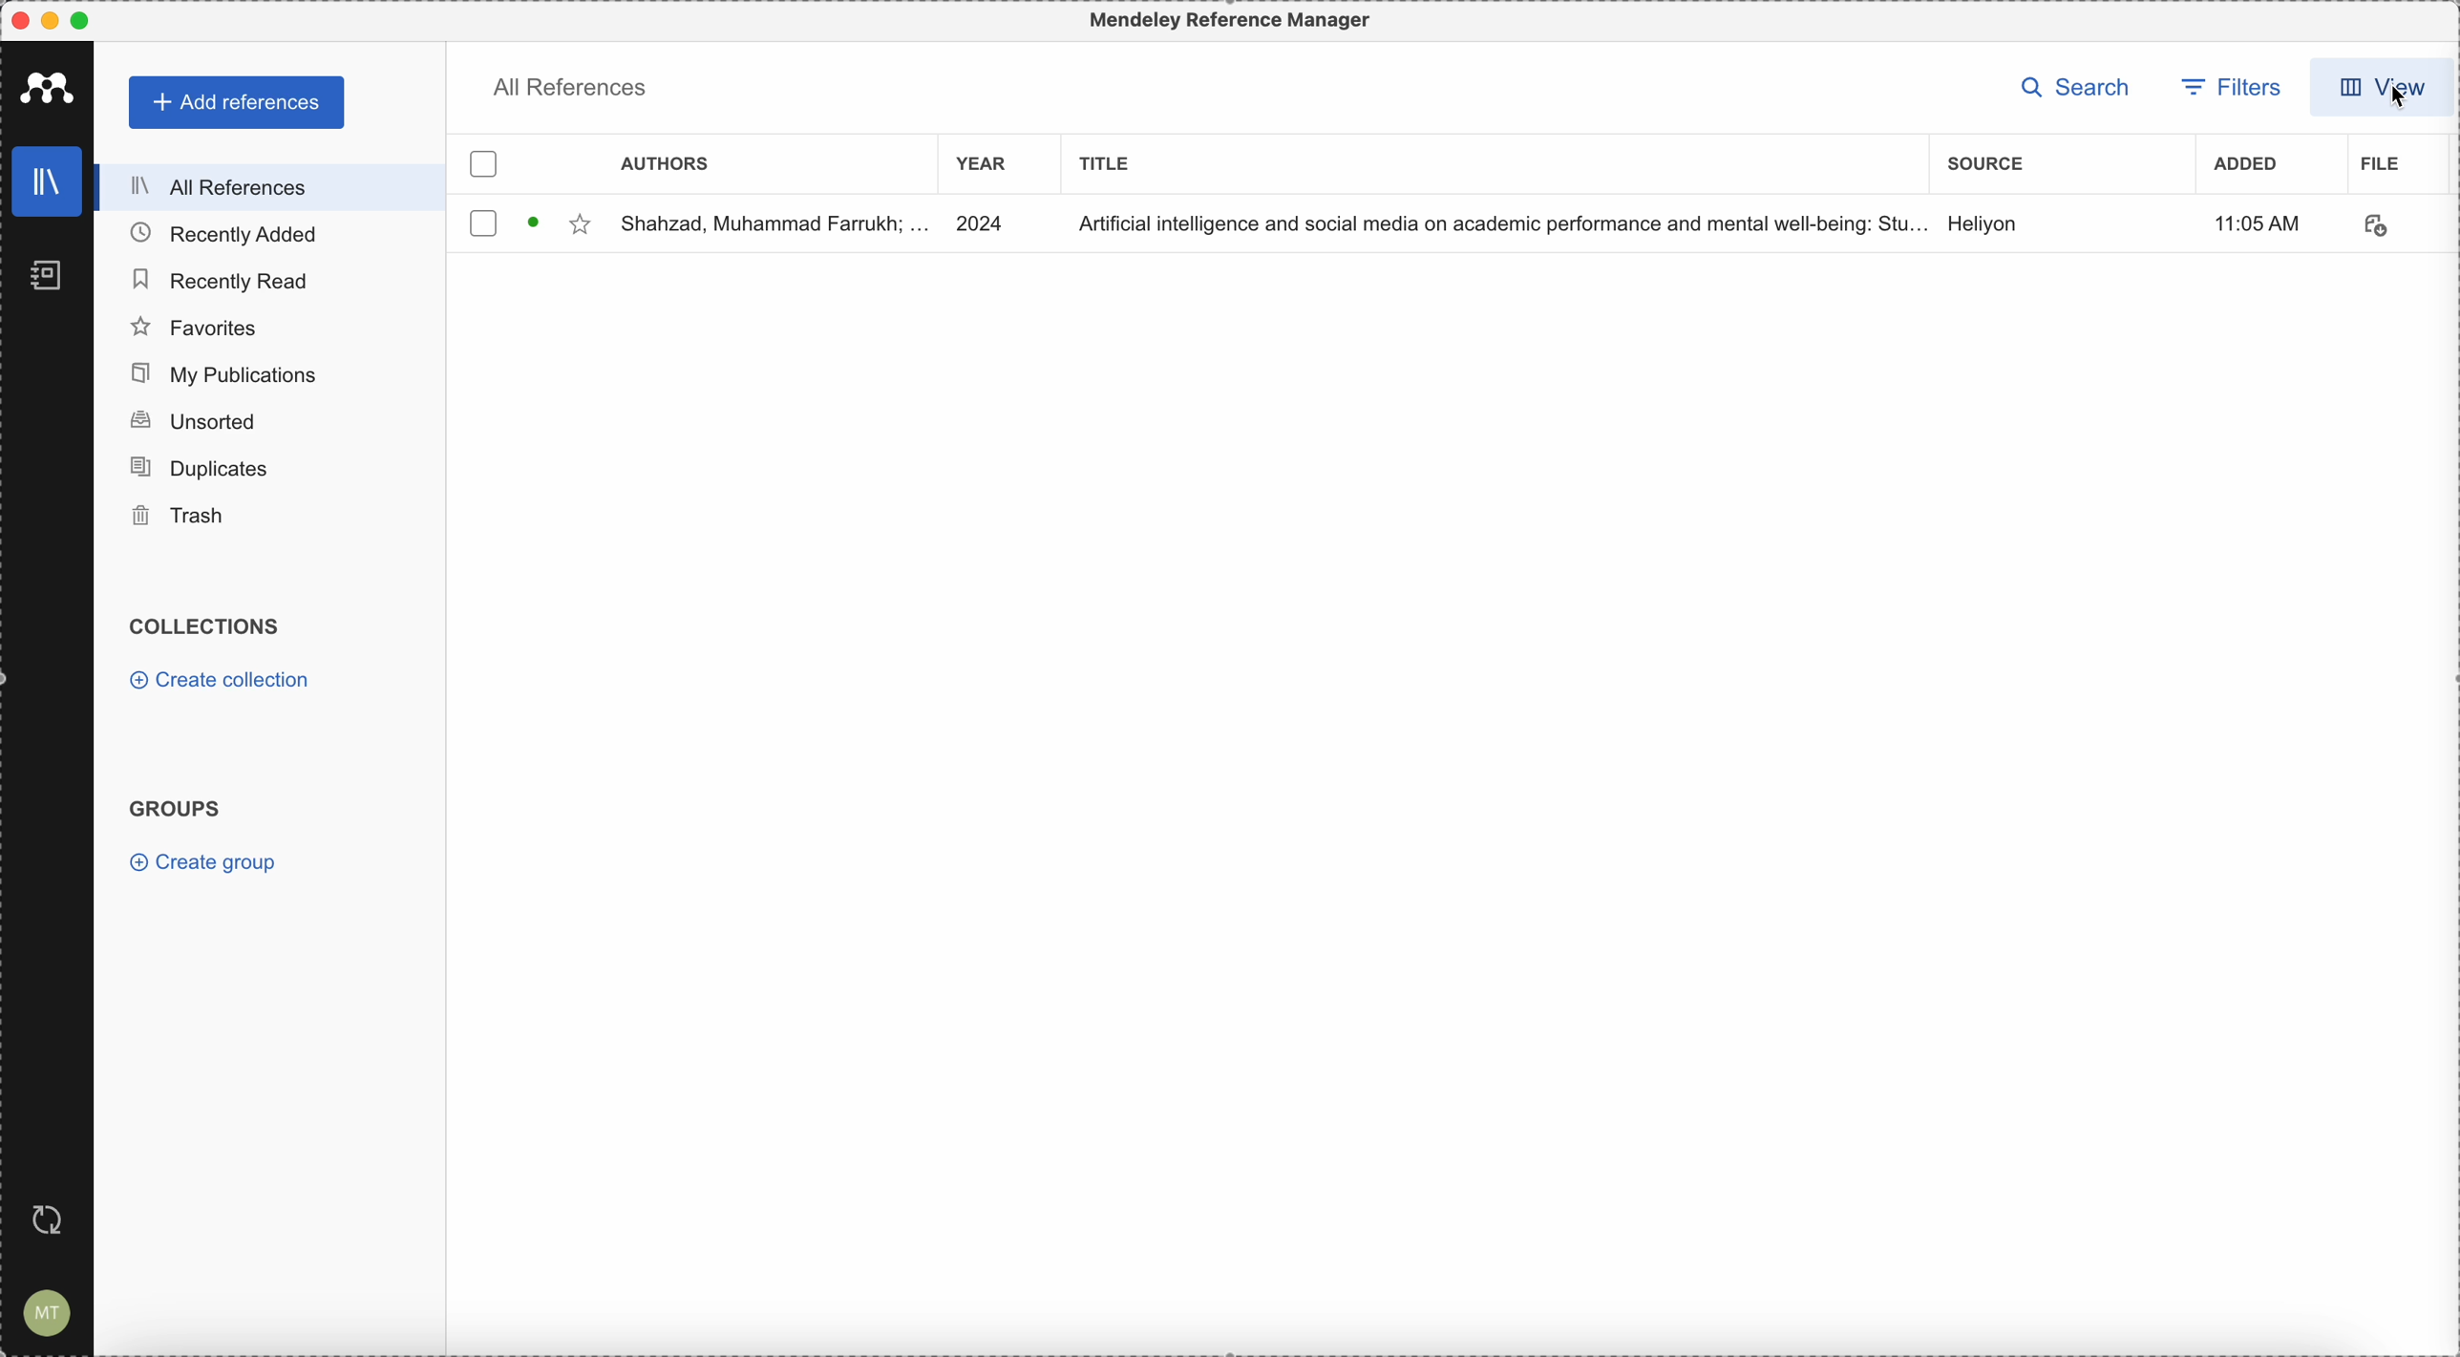 The image size is (2460, 1357). What do you see at coordinates (2376, 229) in the screenshot?
I see `download document` at bounding box center [2376, 229].